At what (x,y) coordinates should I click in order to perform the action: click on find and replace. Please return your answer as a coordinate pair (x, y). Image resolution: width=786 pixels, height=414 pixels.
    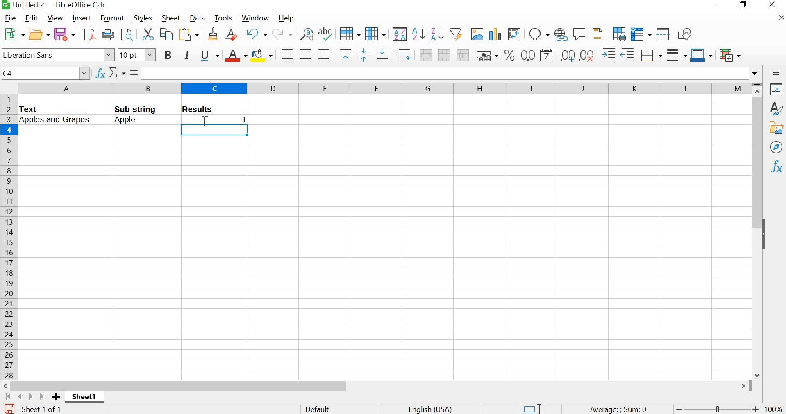
    Looking at the image, I should click on (305, 33).